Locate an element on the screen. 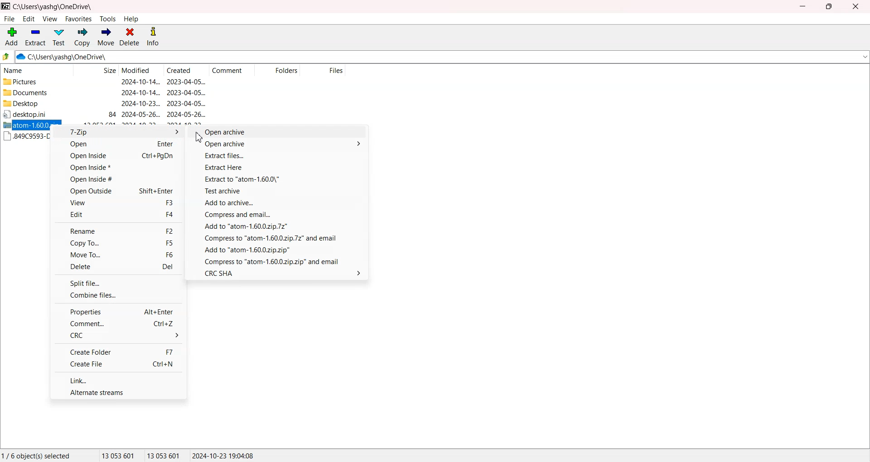 This screenshot has height=462, width=870. Move is located at coordinates (106, 37).